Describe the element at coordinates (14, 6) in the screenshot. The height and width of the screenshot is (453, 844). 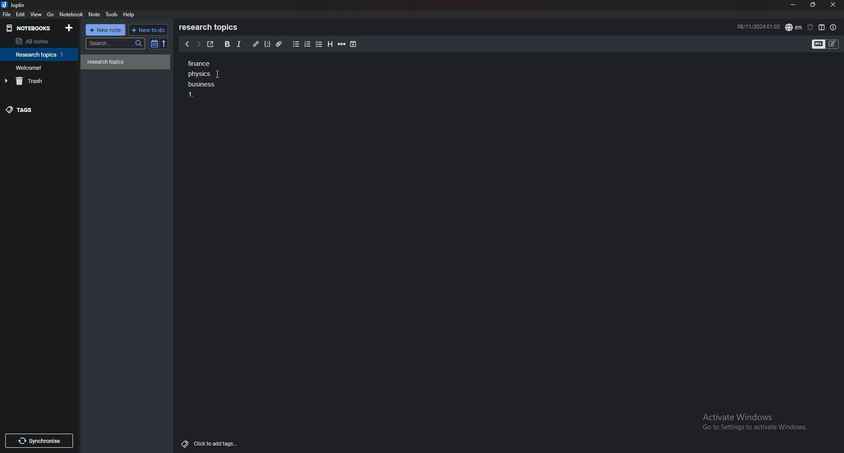
I see `joplin` at that location.